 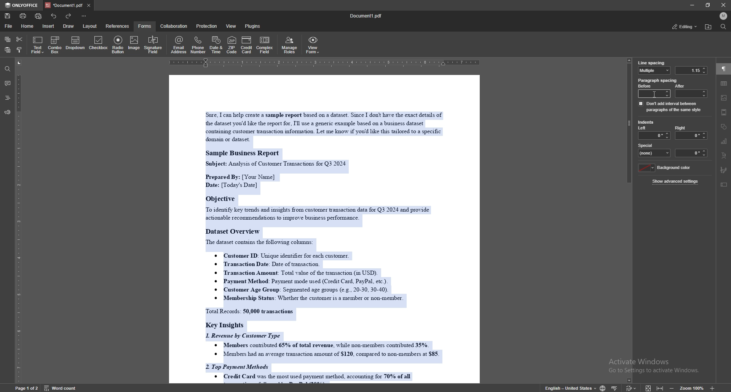 I want to click on references, so click(x=118, y=26).